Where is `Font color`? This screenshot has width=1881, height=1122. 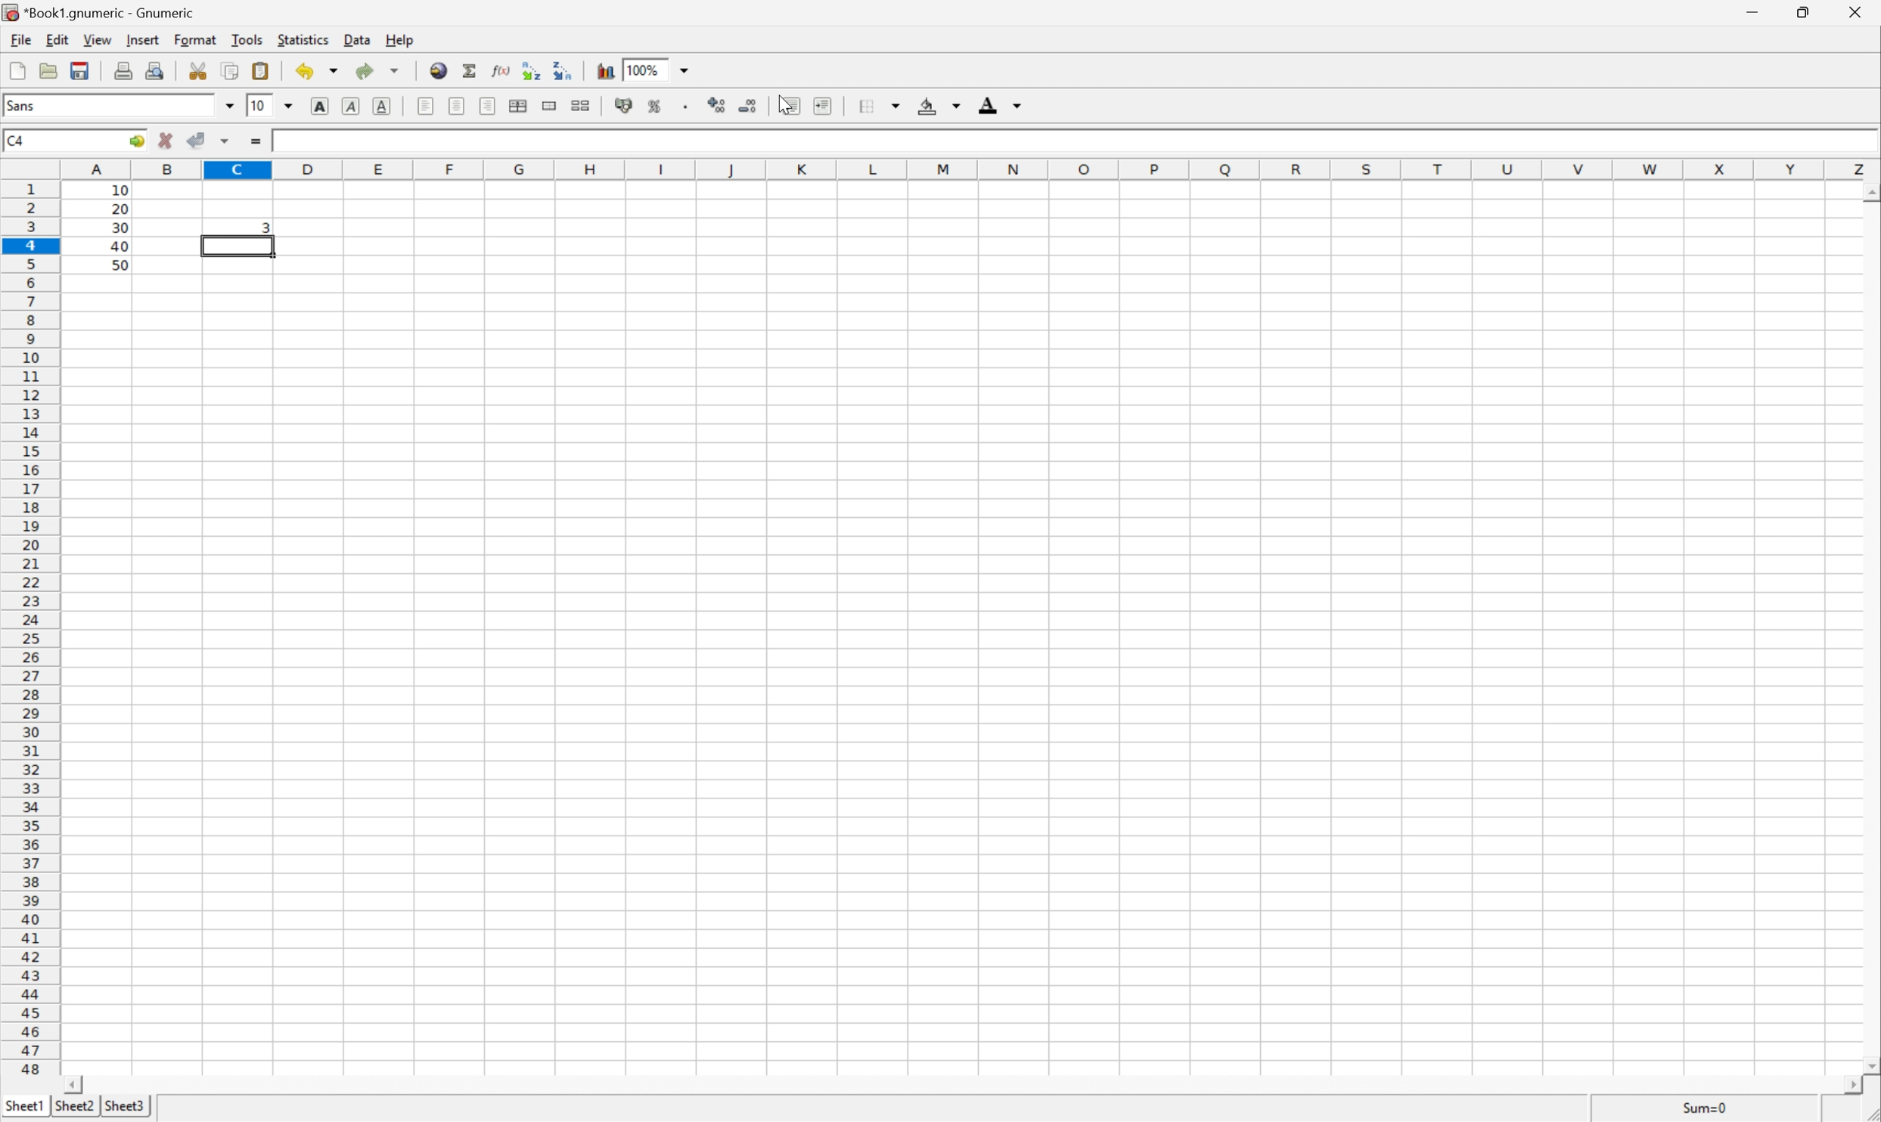 Font color is located at coordinates (989, 101).